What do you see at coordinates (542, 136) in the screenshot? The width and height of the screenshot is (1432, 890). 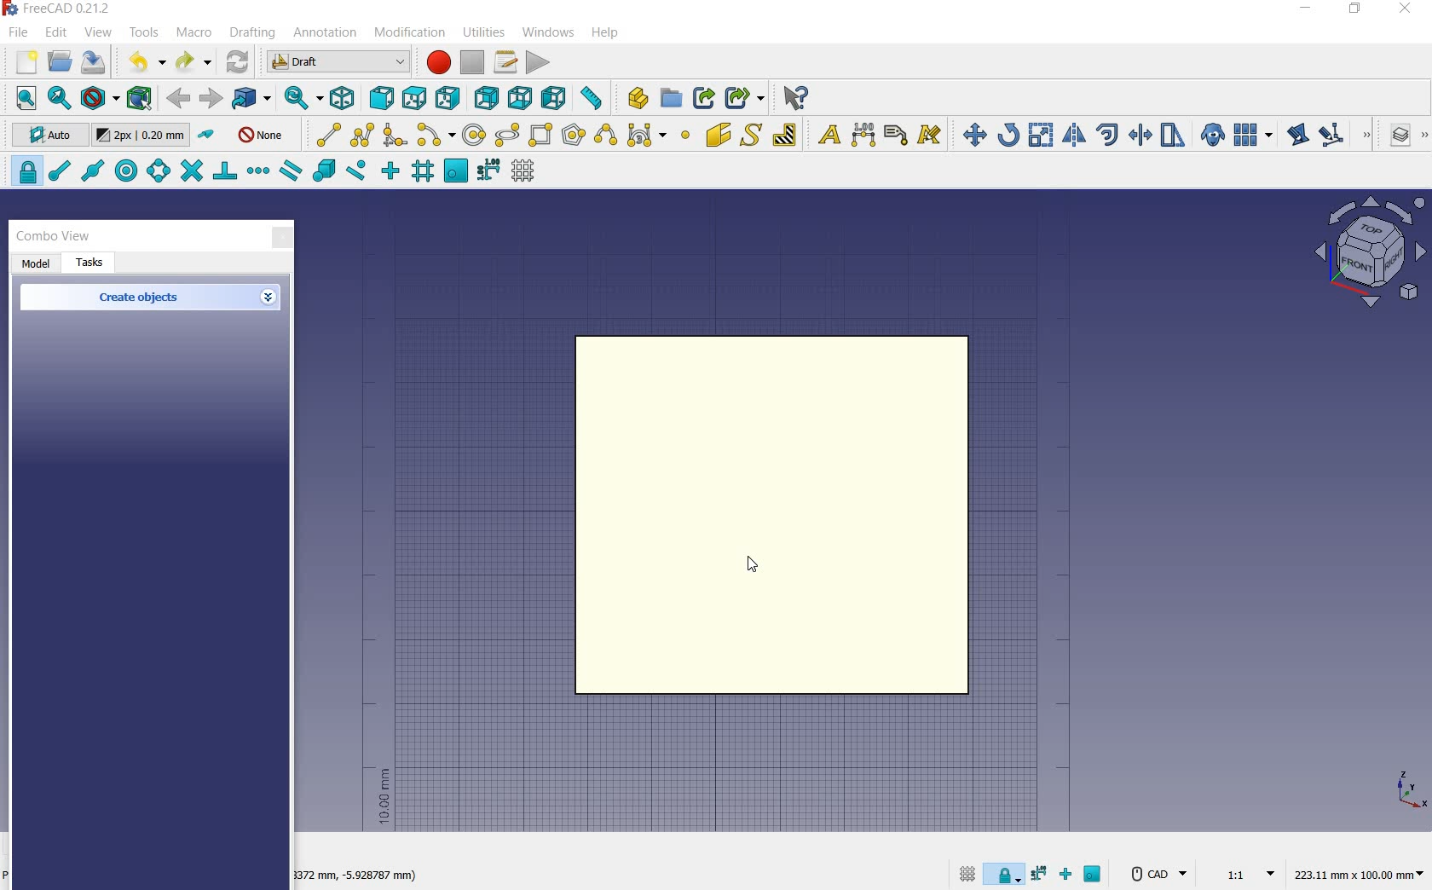 I see `rectangle` at bounding box center [542, 136].